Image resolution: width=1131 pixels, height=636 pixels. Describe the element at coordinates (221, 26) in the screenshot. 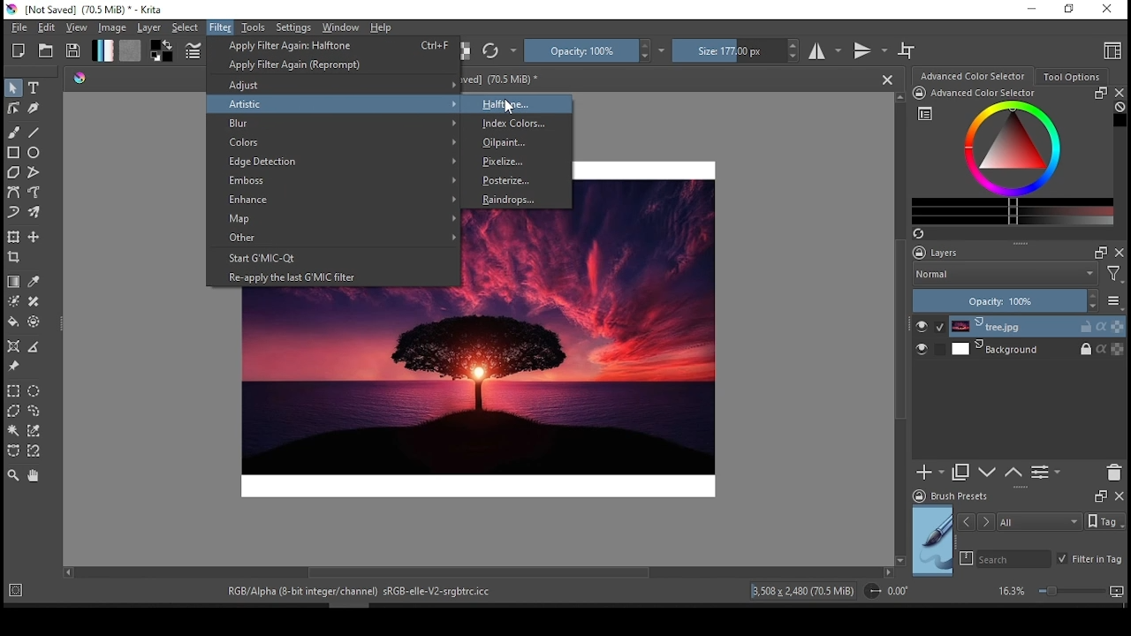

I see `filter` at that location.